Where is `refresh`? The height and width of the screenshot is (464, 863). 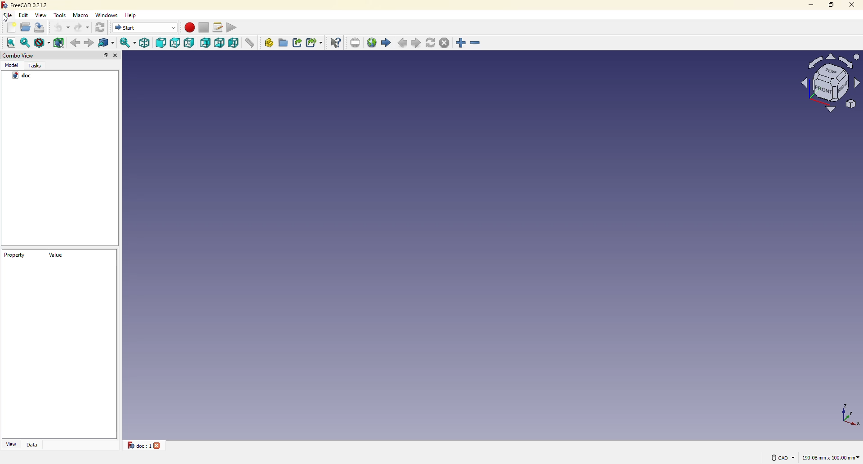 refresh is located at coordinates (431, 42).